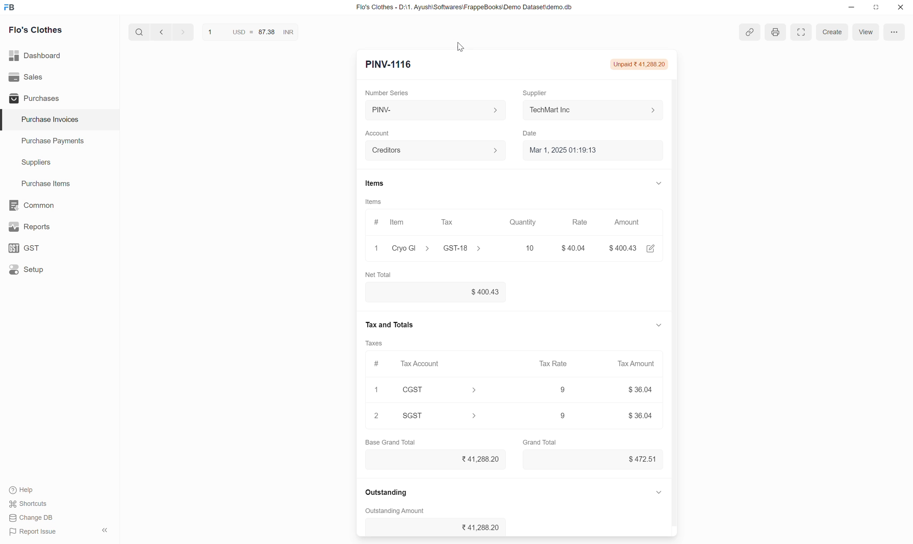 The height and width of the screenshot is (544, 913). I want to click on minimize, so click(852, 9).